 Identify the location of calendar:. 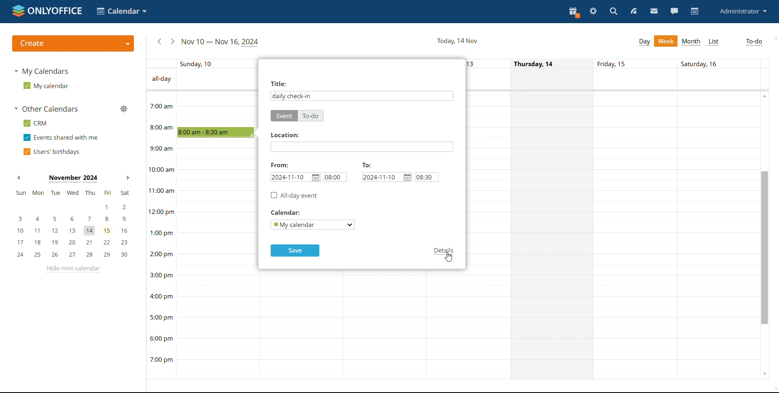
(295, 212).